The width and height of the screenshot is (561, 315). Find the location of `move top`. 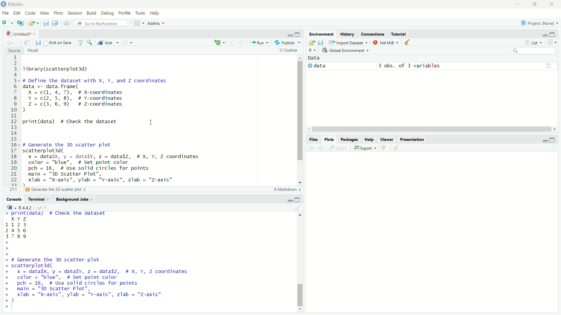

move top is located at coordinates (300, 57).